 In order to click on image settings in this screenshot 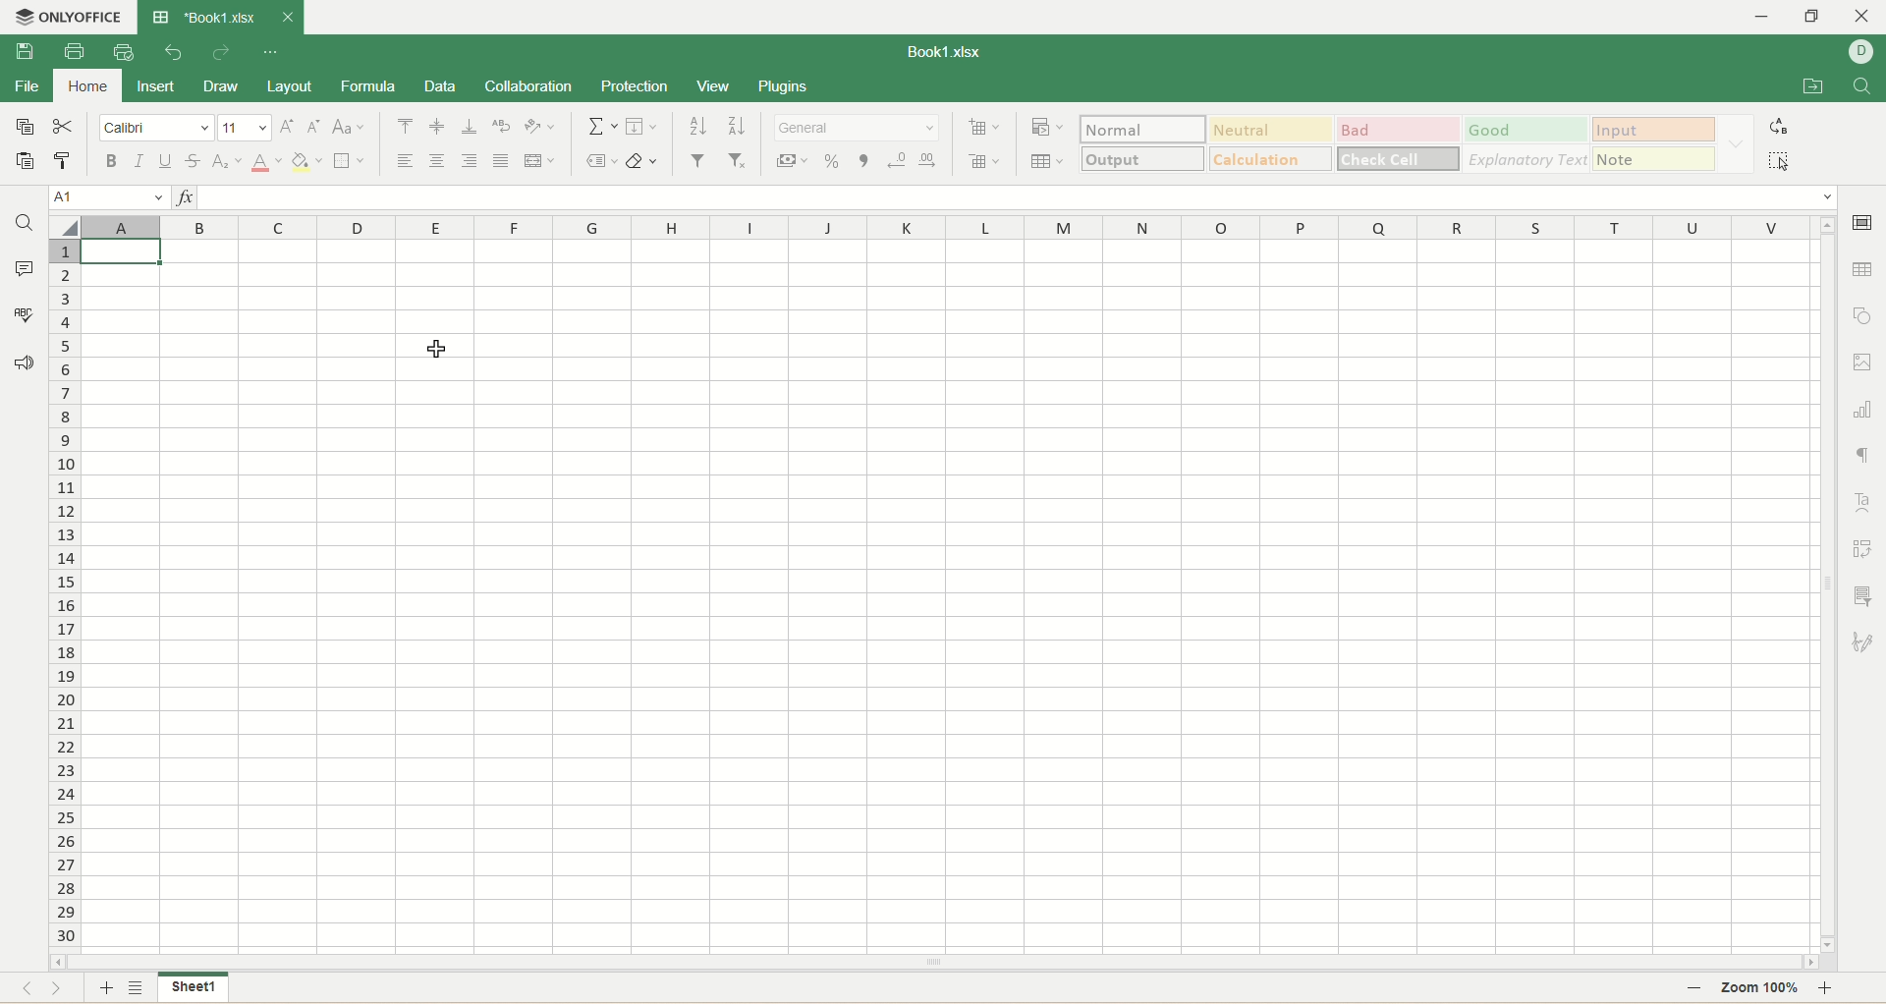, I will do `click(1867, 362)`.